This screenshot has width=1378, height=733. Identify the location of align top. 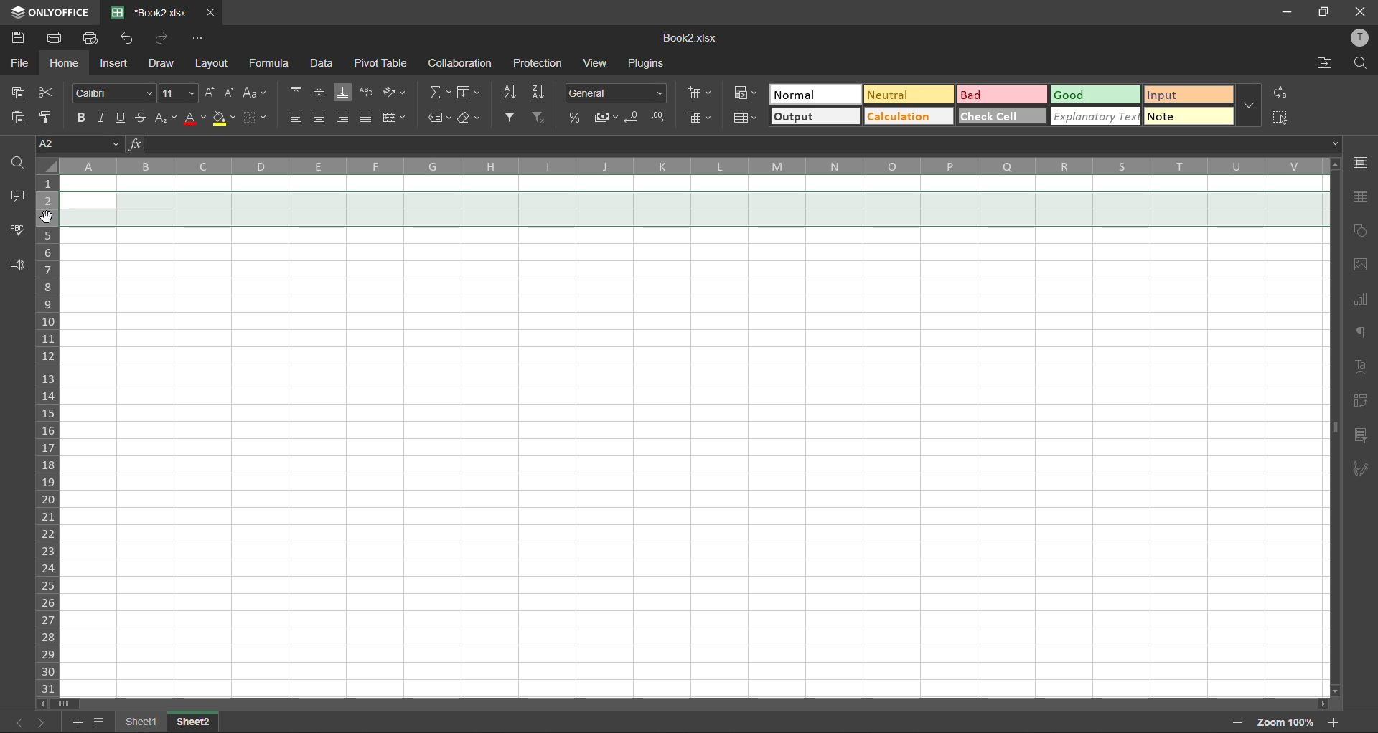
(299, 92).